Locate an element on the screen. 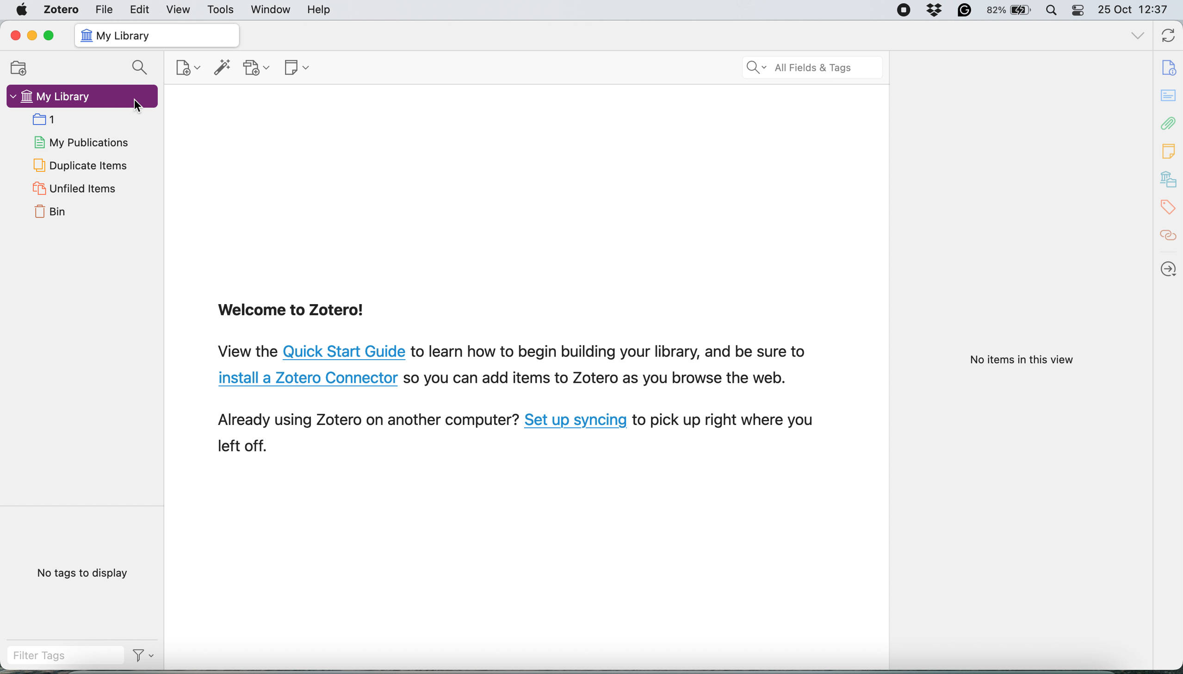  citations is located at coordinates (1171, 237).